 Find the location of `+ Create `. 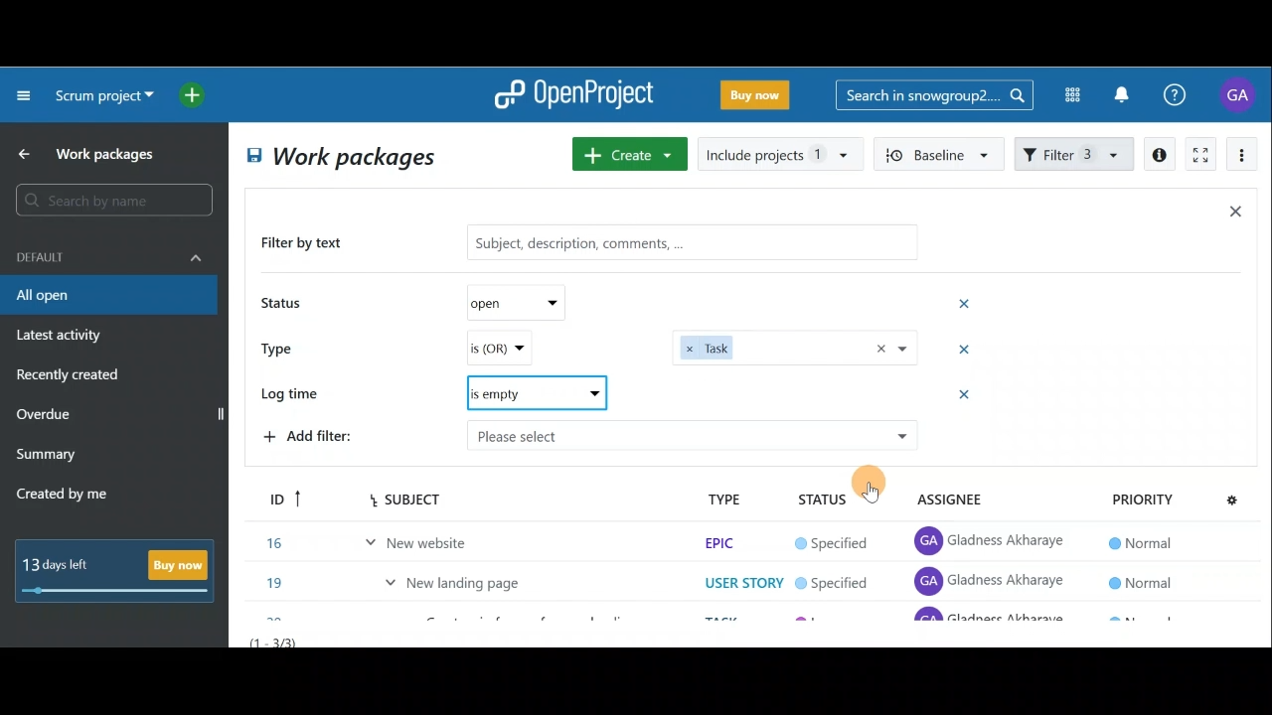

+ Create  is located at coordinates (631, 156).